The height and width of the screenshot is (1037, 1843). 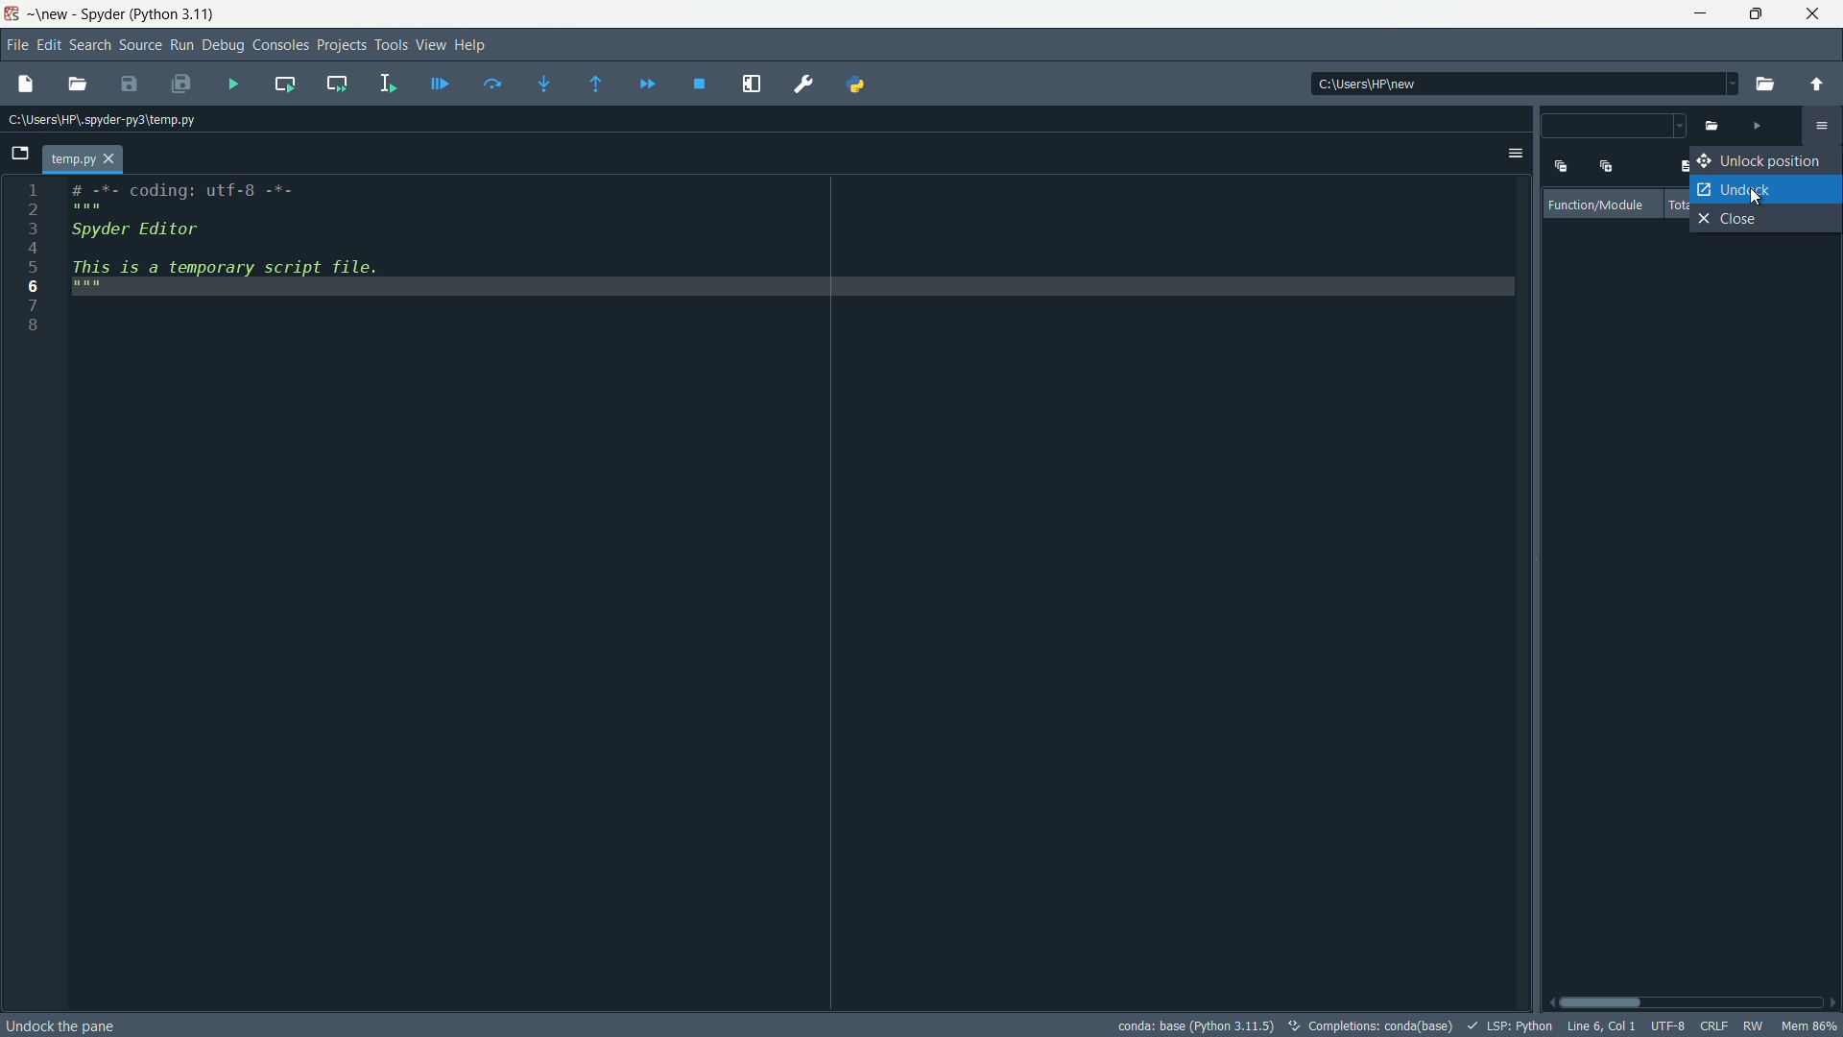 I want to click on close app, so click(x=1814, y=15).